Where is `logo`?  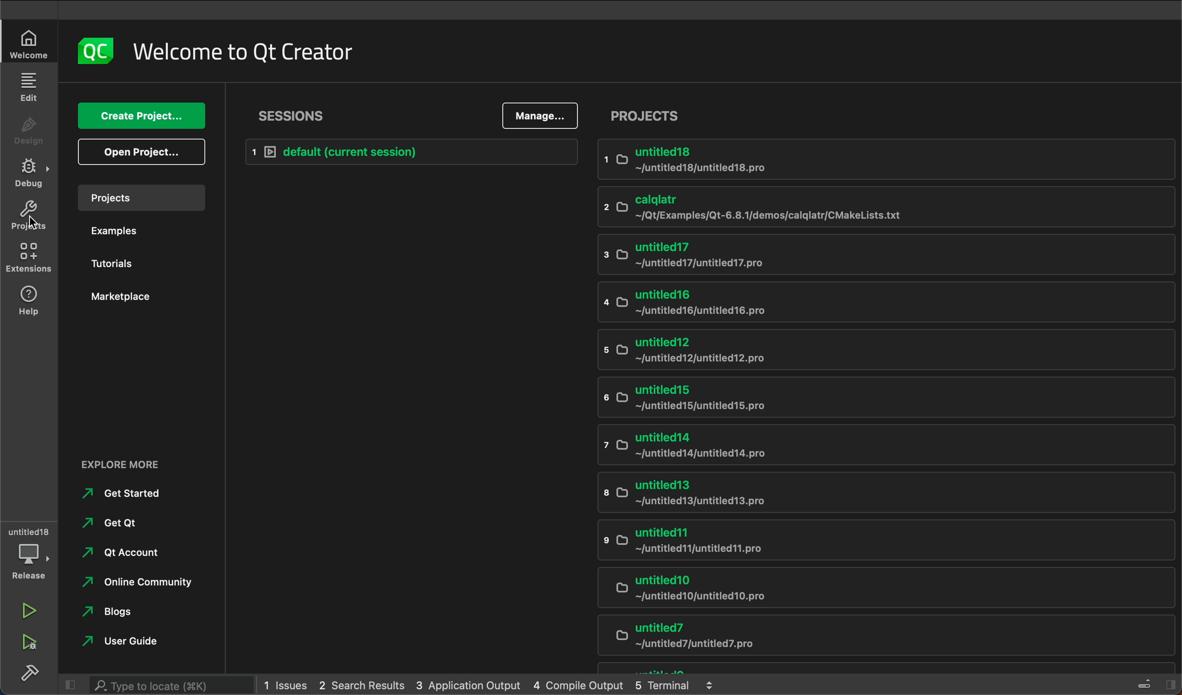
logo is located at coordinates (92, 52).